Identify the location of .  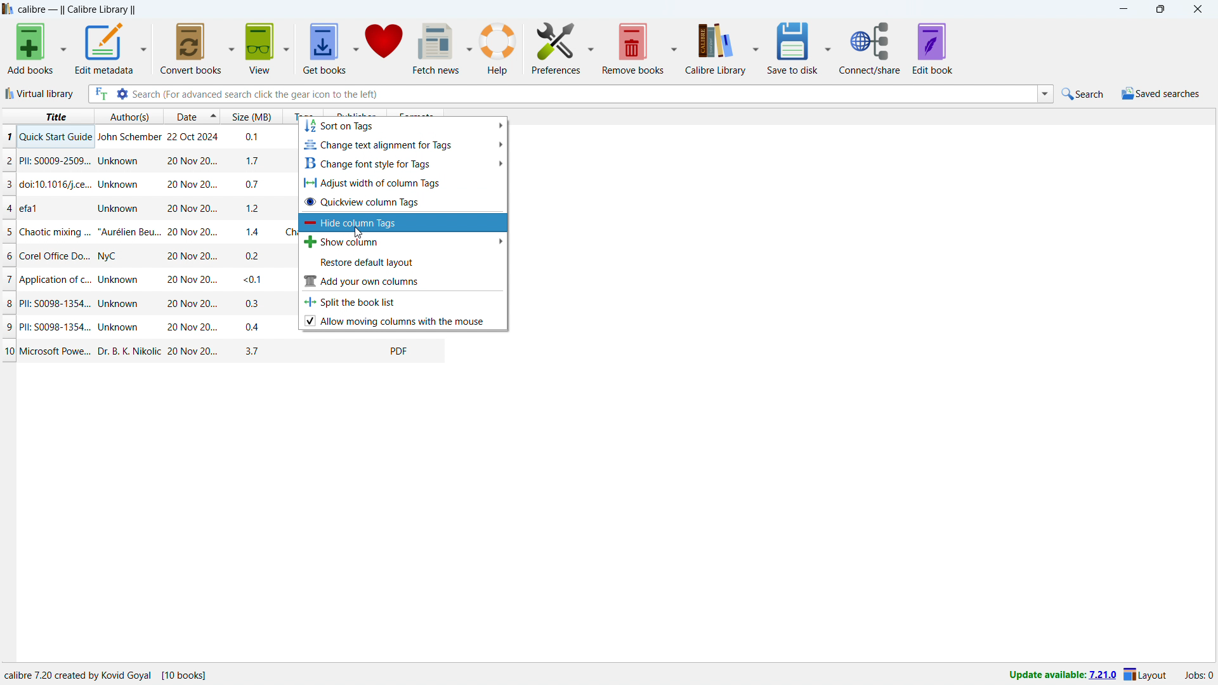
(716, 48).